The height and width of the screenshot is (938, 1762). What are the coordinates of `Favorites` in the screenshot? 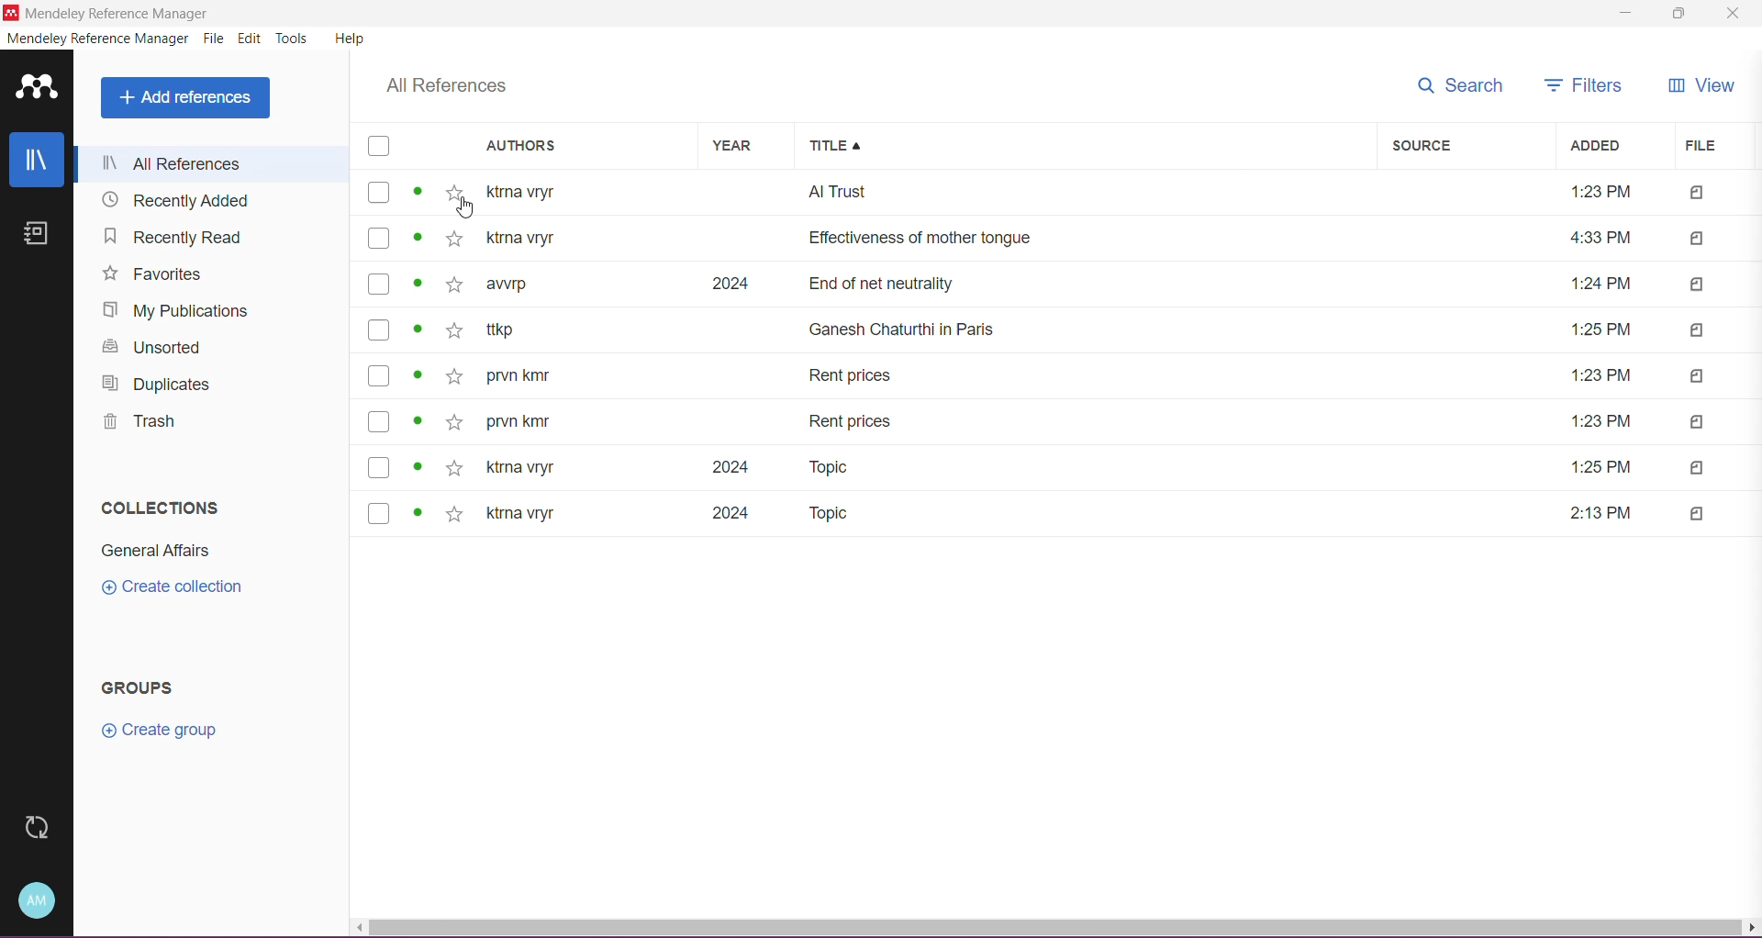 It's located at (152, 274).